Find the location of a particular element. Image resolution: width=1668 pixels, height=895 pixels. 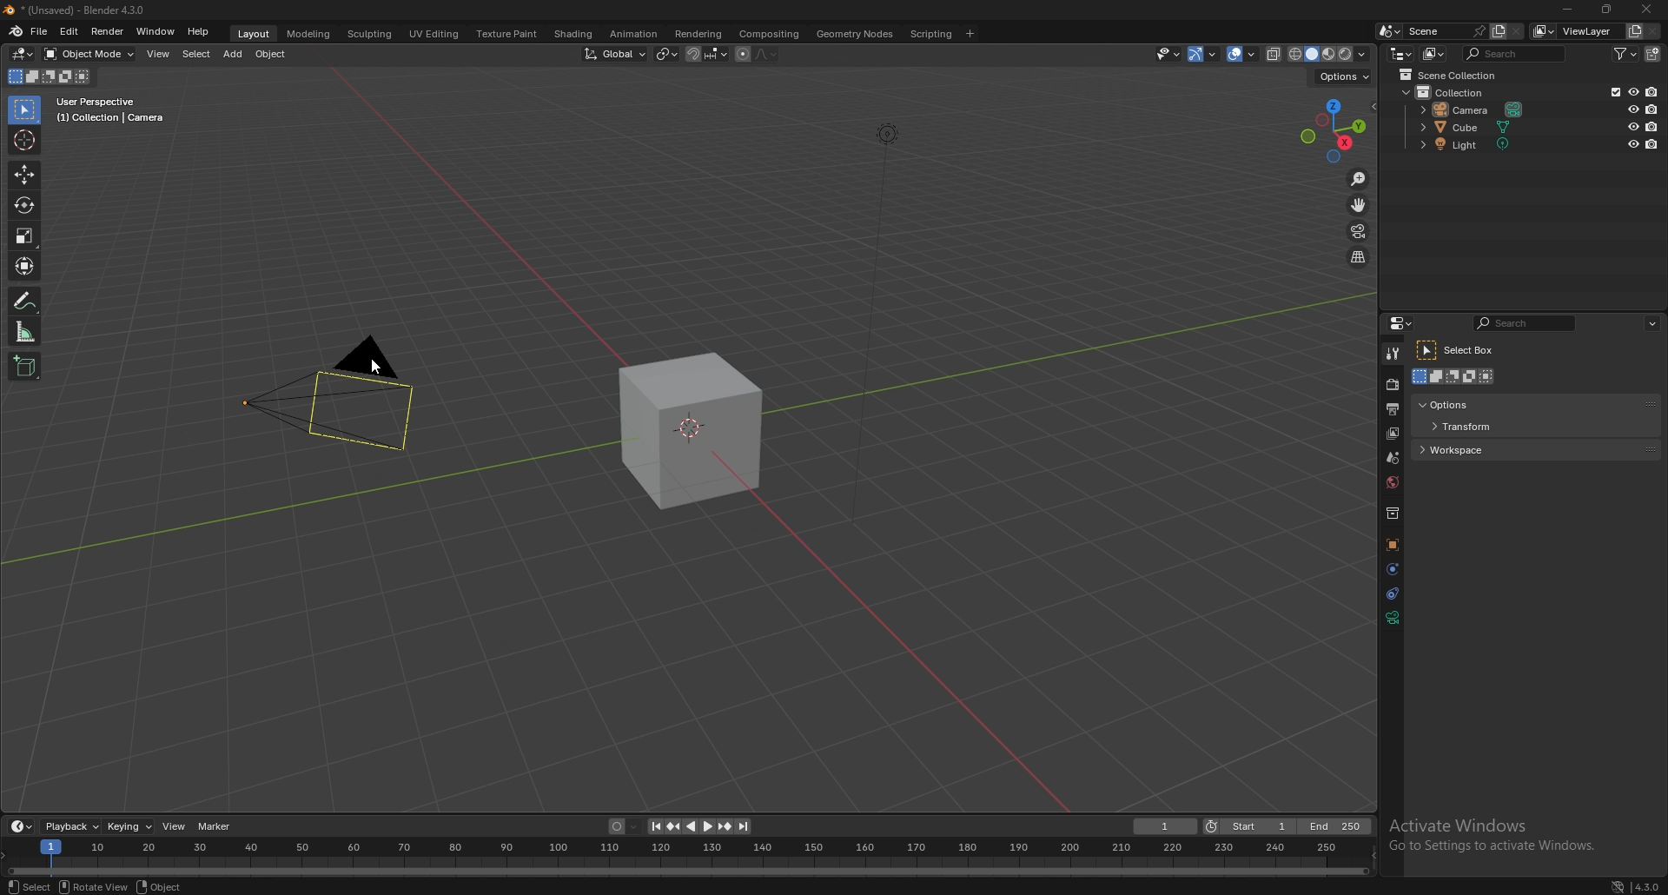

toggle xray is located at coordinates (1274, 54).